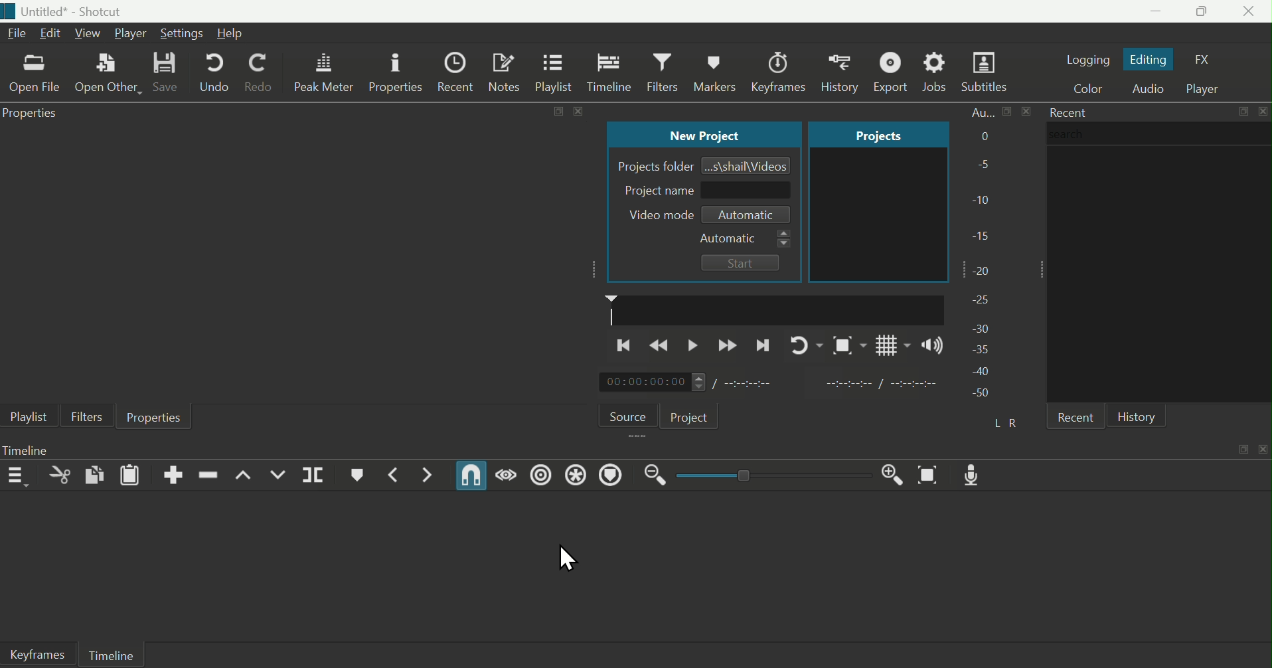 This screenshot has width=1272, height=668. I want to click on Editing, so click(1150, 58).